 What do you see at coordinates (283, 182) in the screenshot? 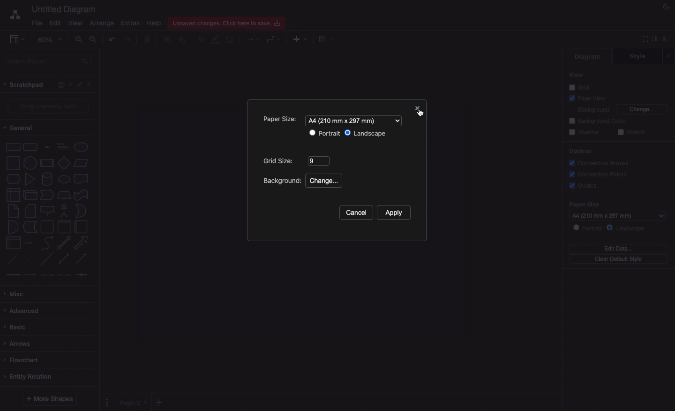
I see `Background ` at bounding box center [283, 182].